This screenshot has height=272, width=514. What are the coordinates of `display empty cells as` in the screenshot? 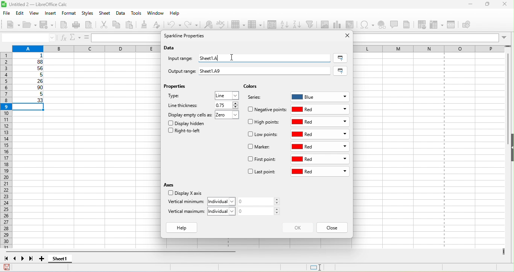 It's located at (190, 115).